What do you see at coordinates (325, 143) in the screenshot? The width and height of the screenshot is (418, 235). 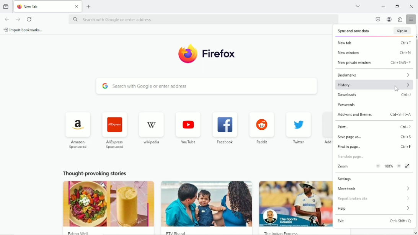 I see `Add shortcut` at bounding box center [325, 143].